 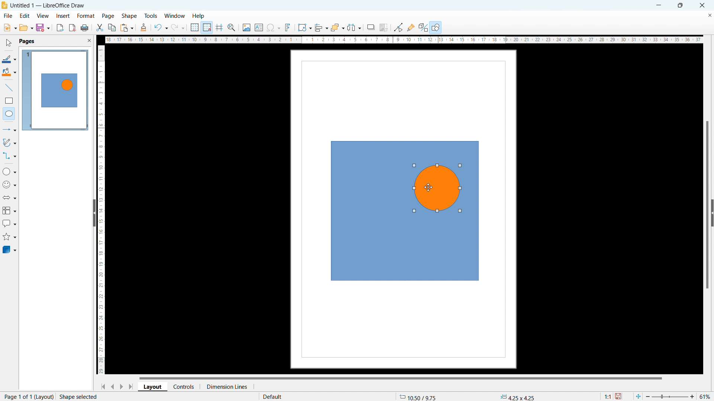 What do you see at coordinates (9, 238) in the screenshot?
I see `stars and banners` at bounding box center [9, 238].